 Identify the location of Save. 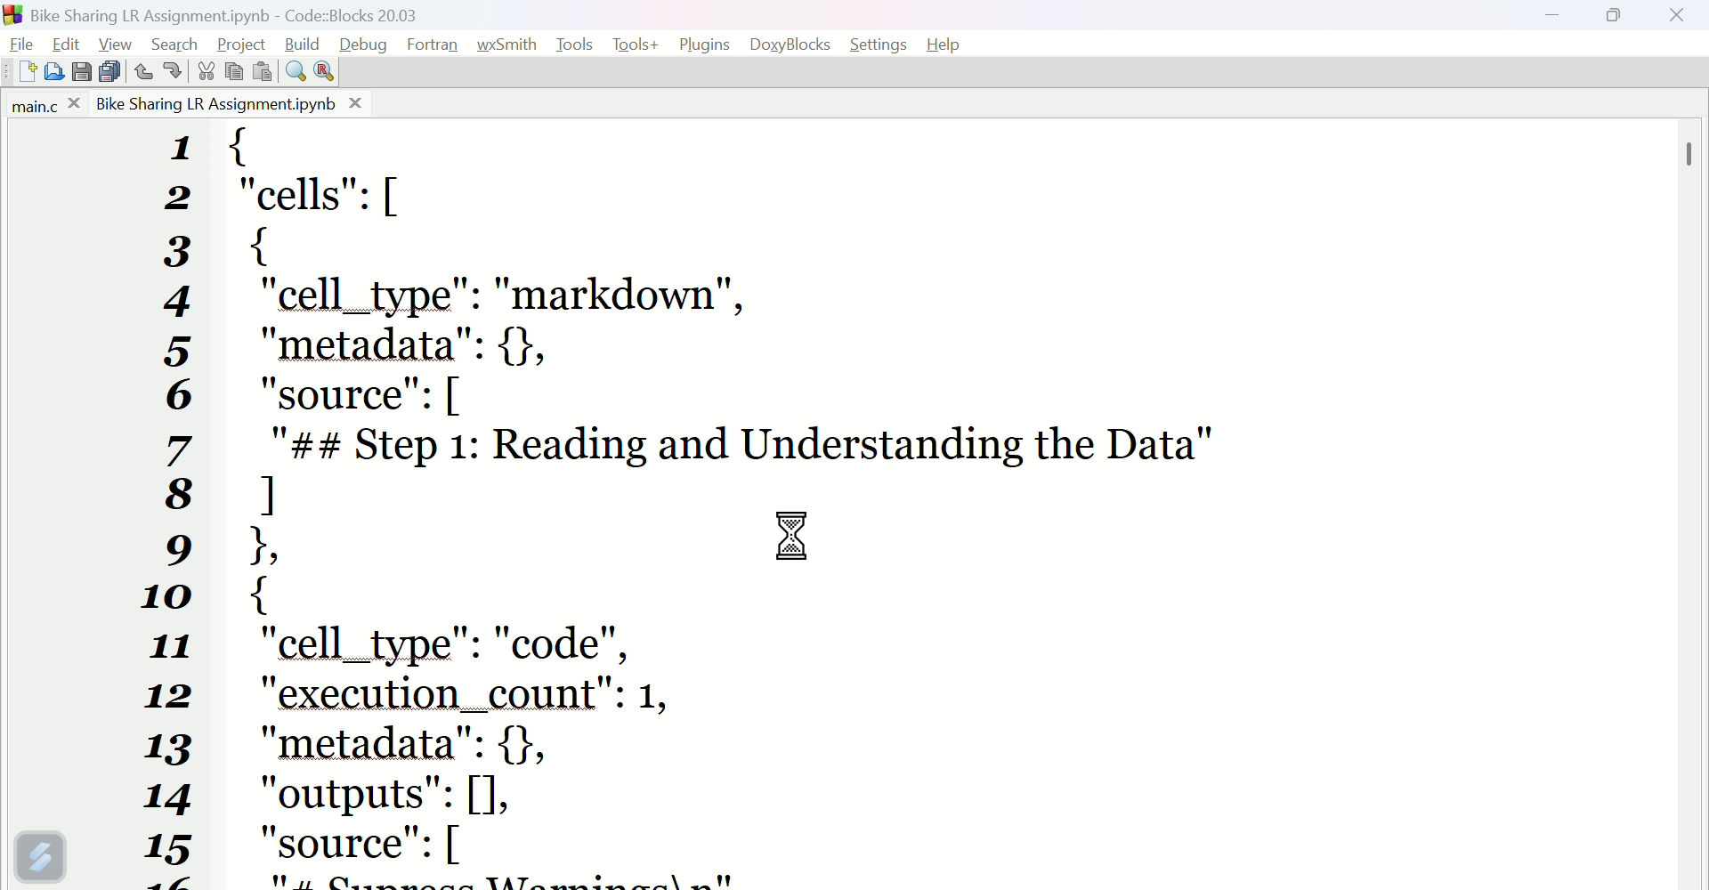
(79, 72).